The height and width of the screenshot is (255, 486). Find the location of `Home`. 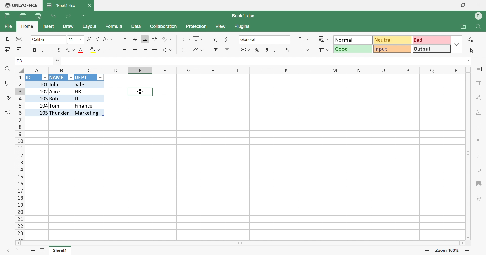

Home is located at coordinates (26, 27).